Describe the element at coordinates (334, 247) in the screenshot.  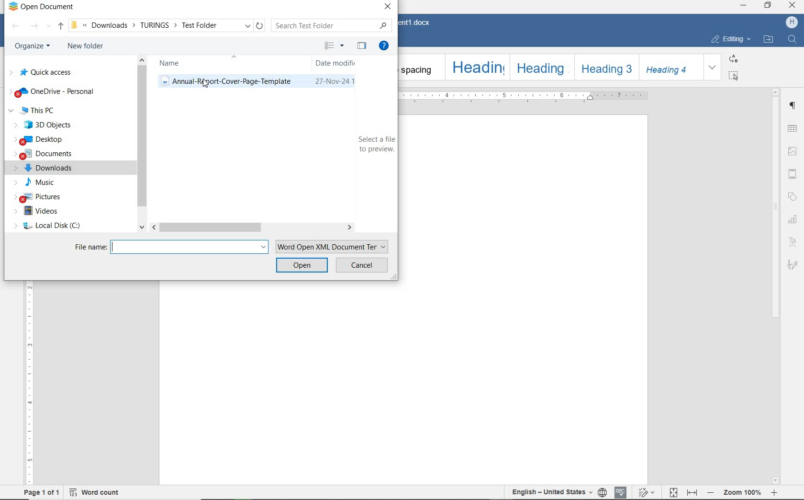
I see `WORD OPEN XML DOCUMENT` at that location.